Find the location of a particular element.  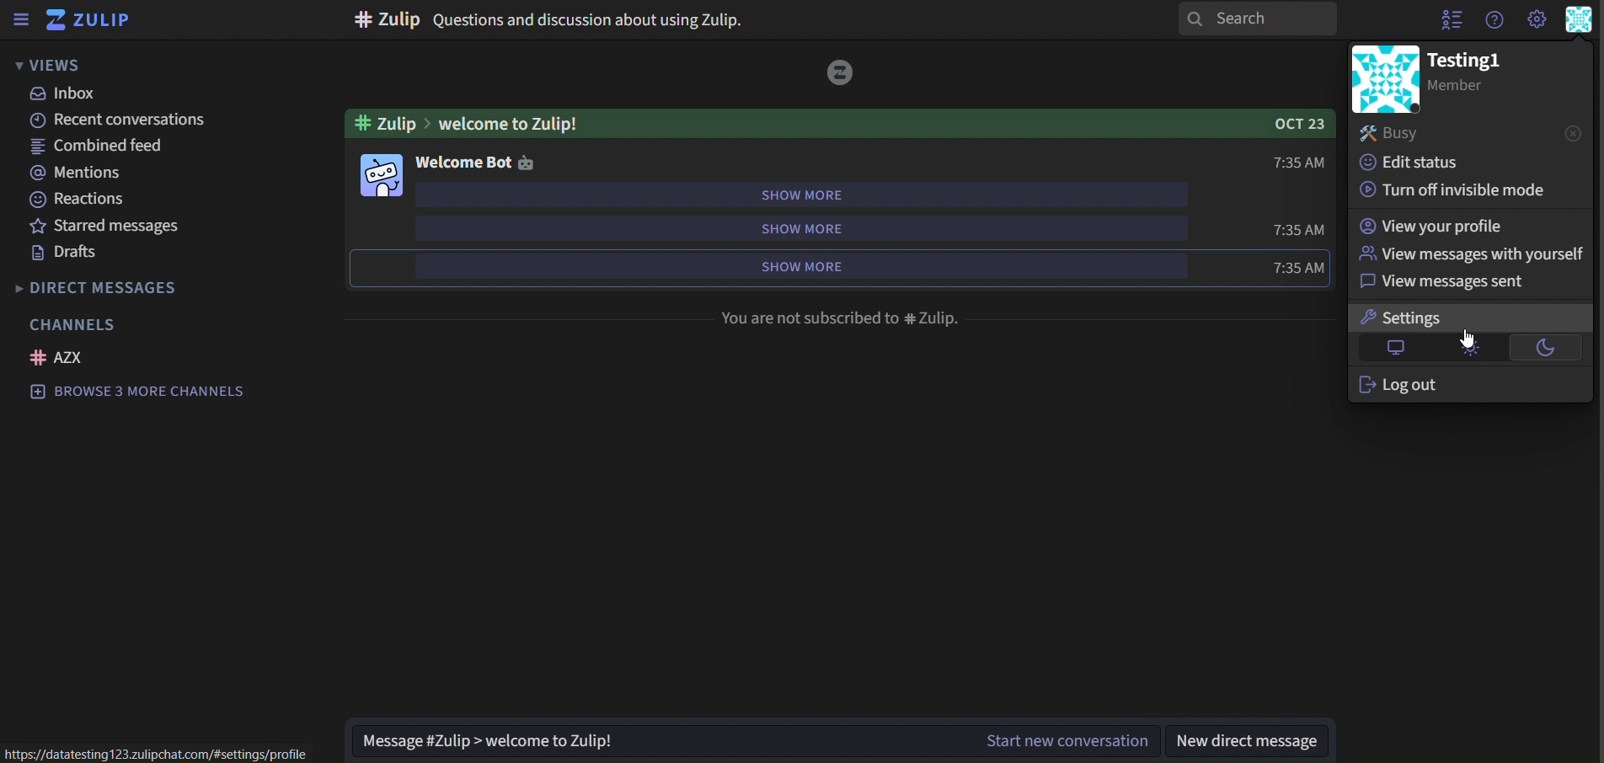

Testing1 is located at coordinates (1478, 58).